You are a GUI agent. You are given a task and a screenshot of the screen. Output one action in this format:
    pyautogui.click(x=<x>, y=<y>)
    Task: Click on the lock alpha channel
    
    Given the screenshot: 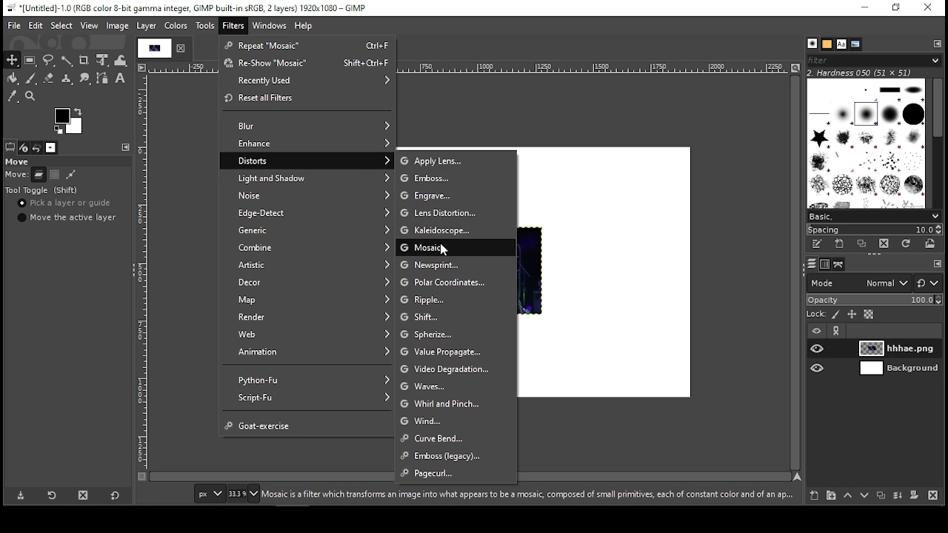 What is the action you would take?
    pyautogui.click(x=869, y=315)
    